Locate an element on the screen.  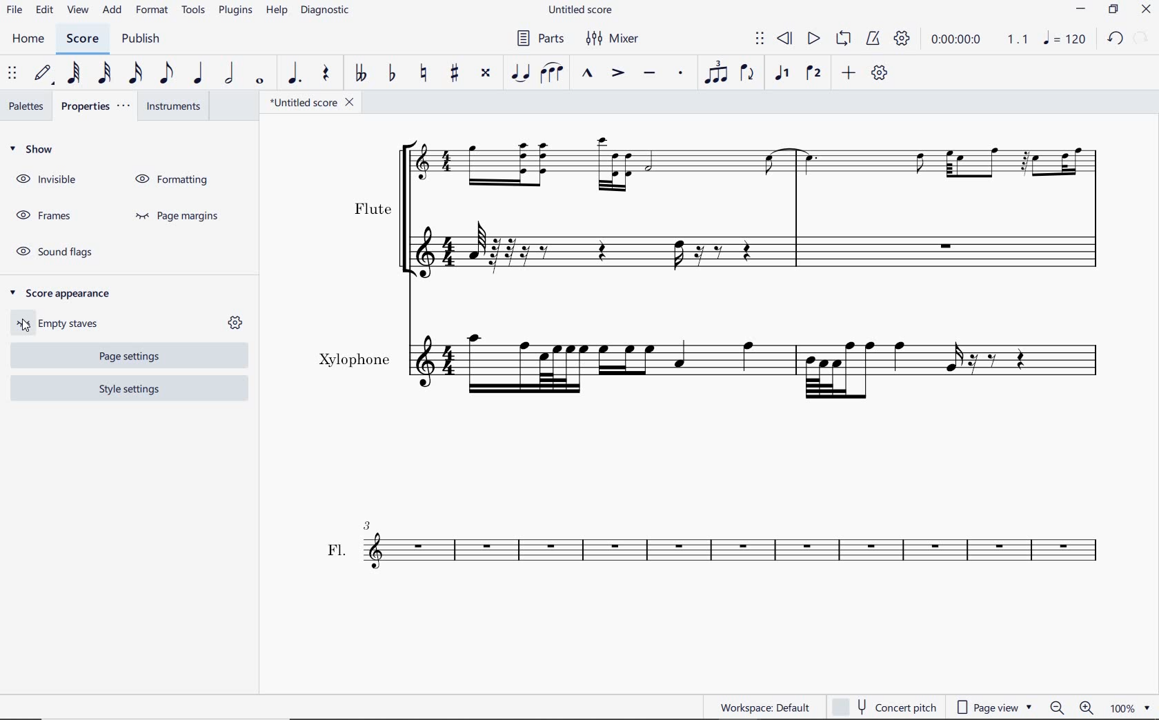
STACCATO is located at coordinates (680, 73).